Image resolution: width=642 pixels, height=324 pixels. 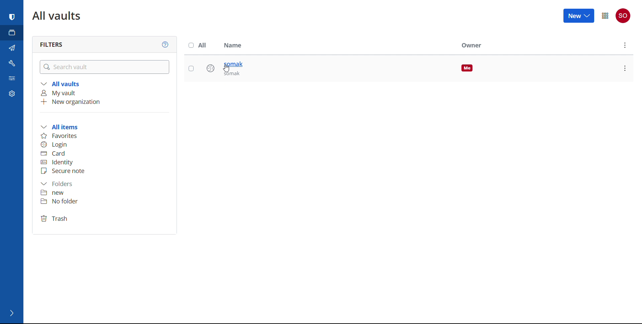 What do you see at coordinates (226, 68) in the screenshot?
I see `cursor` at bounding box center [226, 68].